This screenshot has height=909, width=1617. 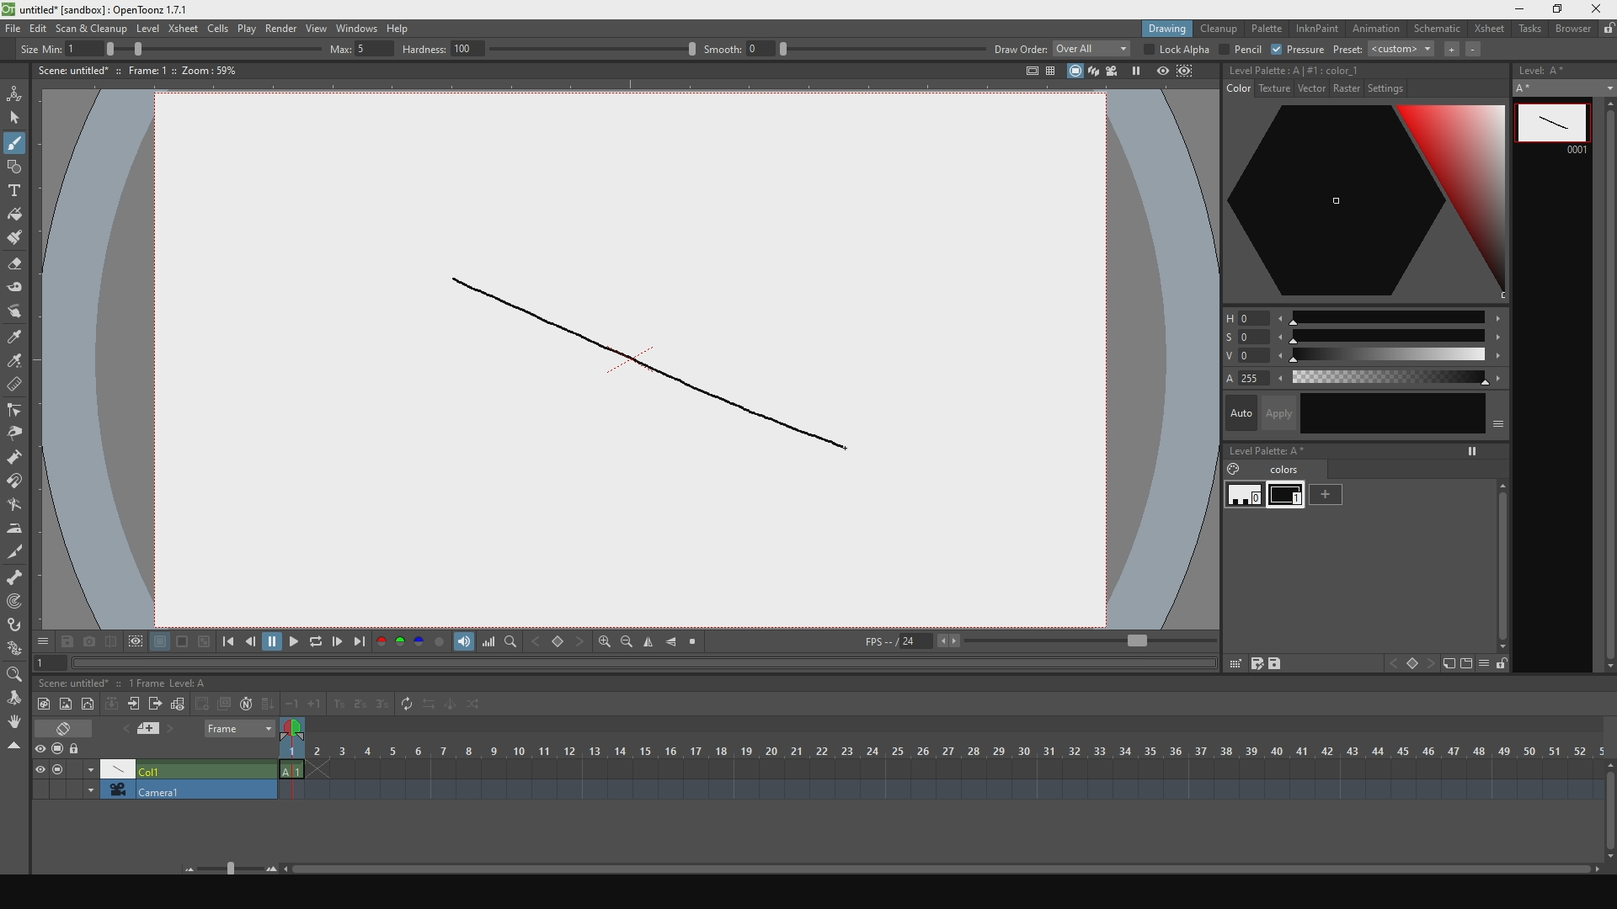 What do you see at coordinates (234, 731) in the screenshot?
I see `frame` at bounding box center [234, 731].